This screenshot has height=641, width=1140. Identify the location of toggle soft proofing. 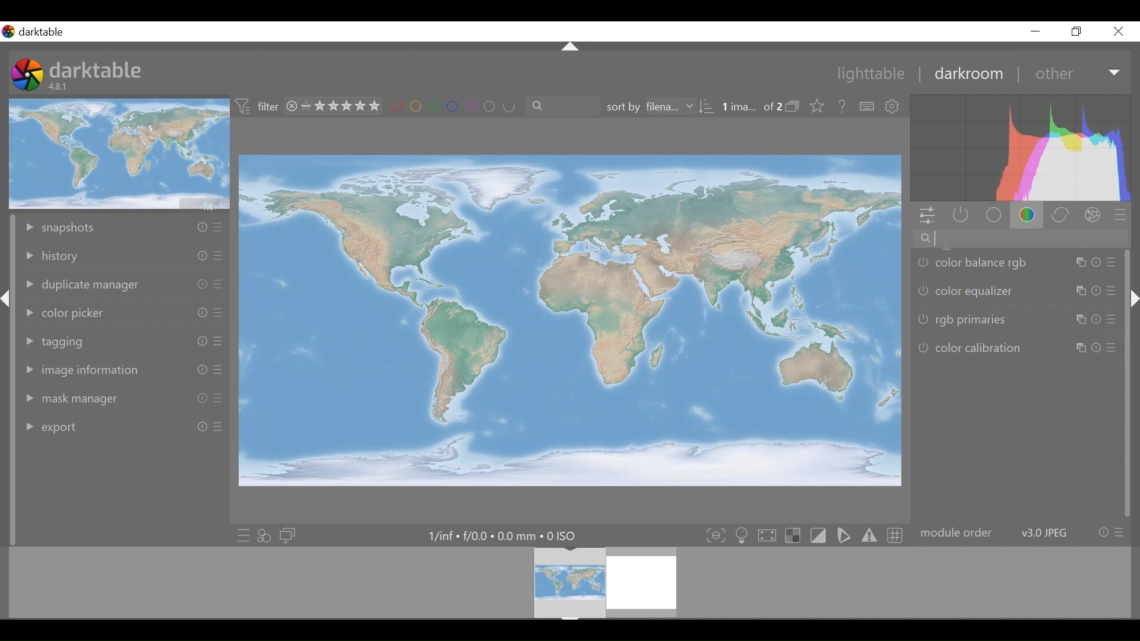
(843, 536).